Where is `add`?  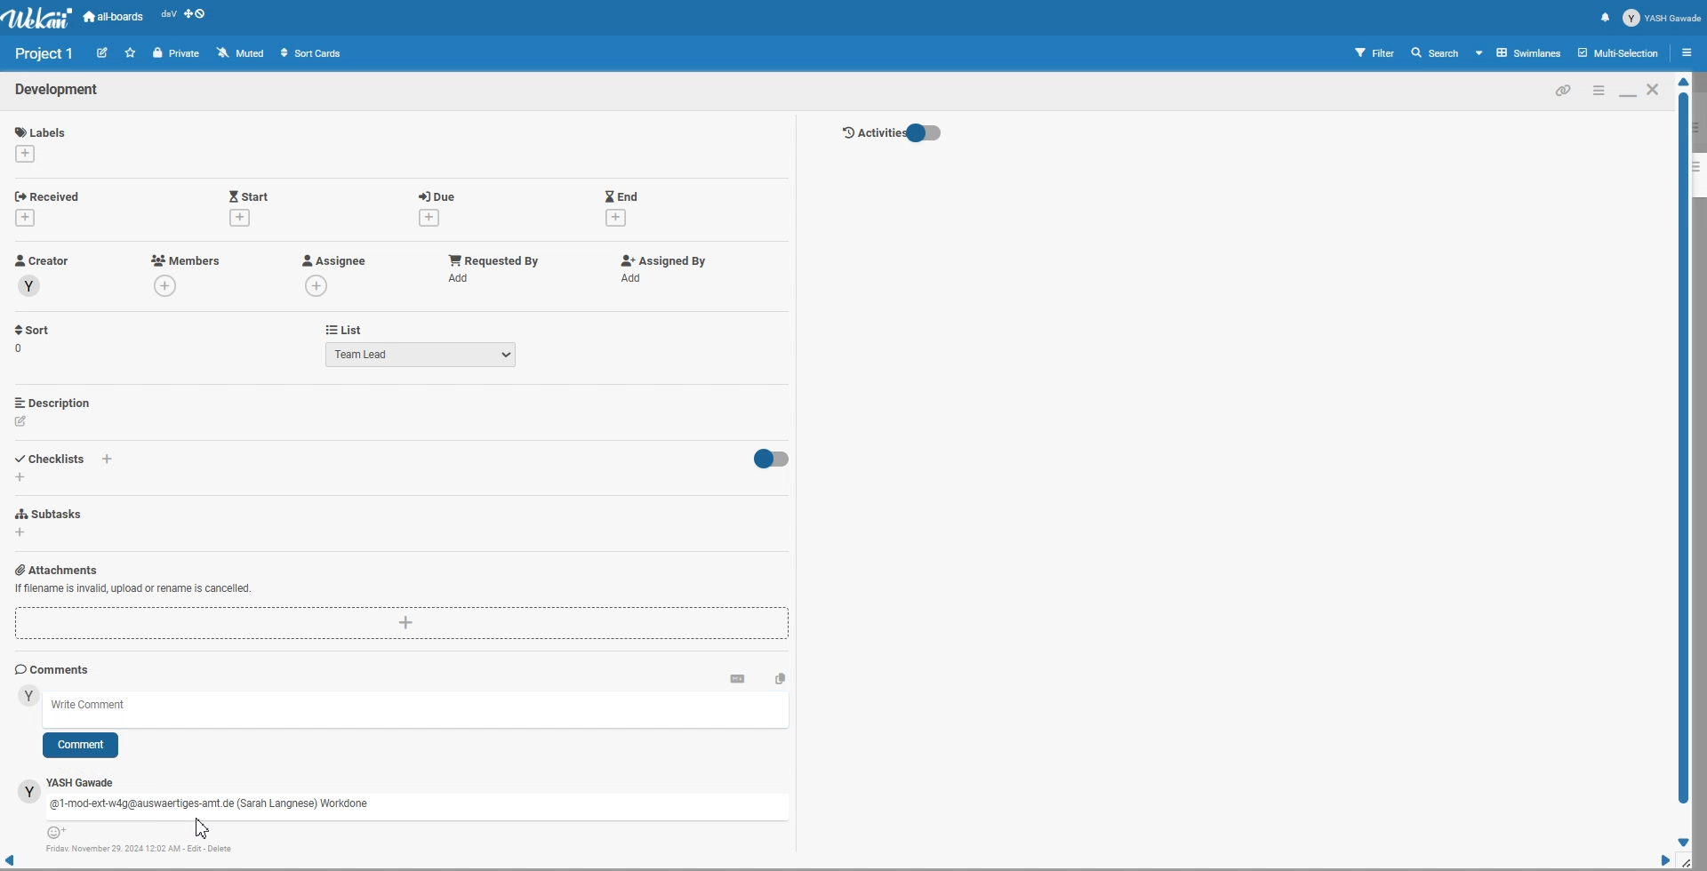
add is located at coordinates (318, 285).